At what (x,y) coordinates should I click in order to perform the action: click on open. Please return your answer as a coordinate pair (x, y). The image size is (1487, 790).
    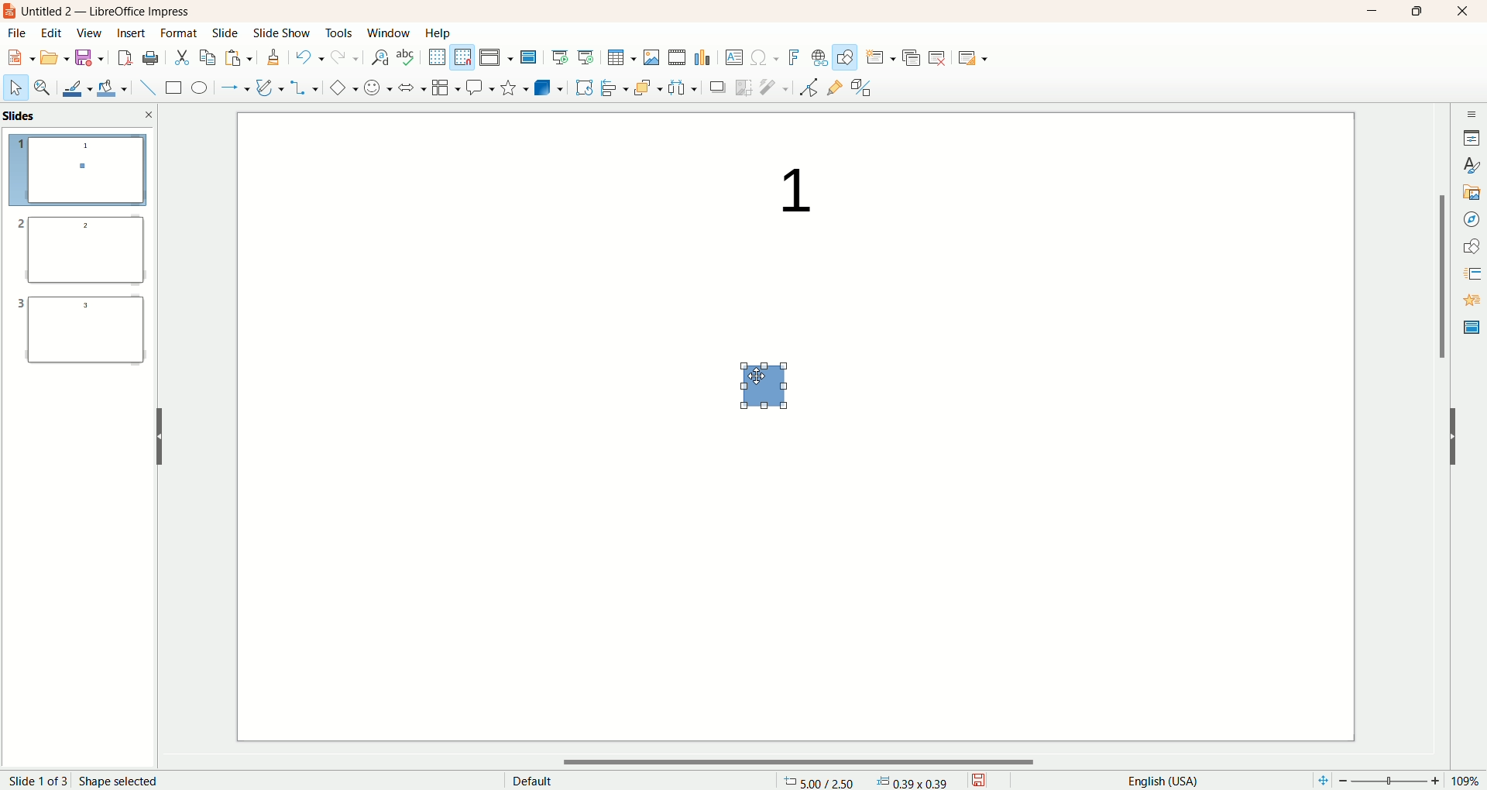
    Looking at the image, I should click on (56, 59).